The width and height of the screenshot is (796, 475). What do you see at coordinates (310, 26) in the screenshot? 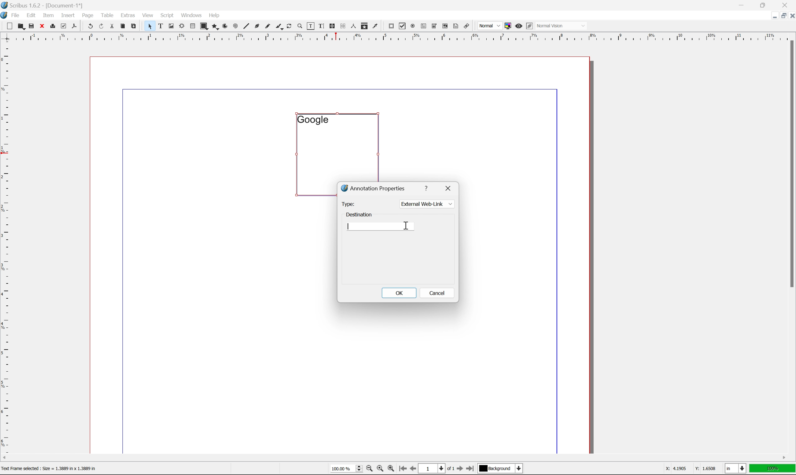
I see `edit contents of frame` at bounding box center [310, 26].